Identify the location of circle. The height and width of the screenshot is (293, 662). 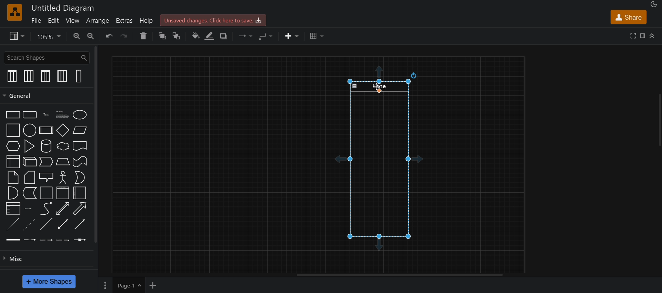
(30, 131).